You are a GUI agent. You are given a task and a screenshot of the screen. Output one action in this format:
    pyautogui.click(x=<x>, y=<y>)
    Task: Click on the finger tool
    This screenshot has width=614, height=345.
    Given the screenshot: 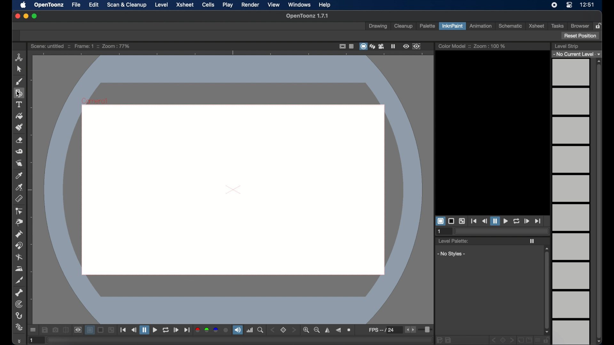 What is the action you would take?
    pyautogui.click(x=19, y=163)
    